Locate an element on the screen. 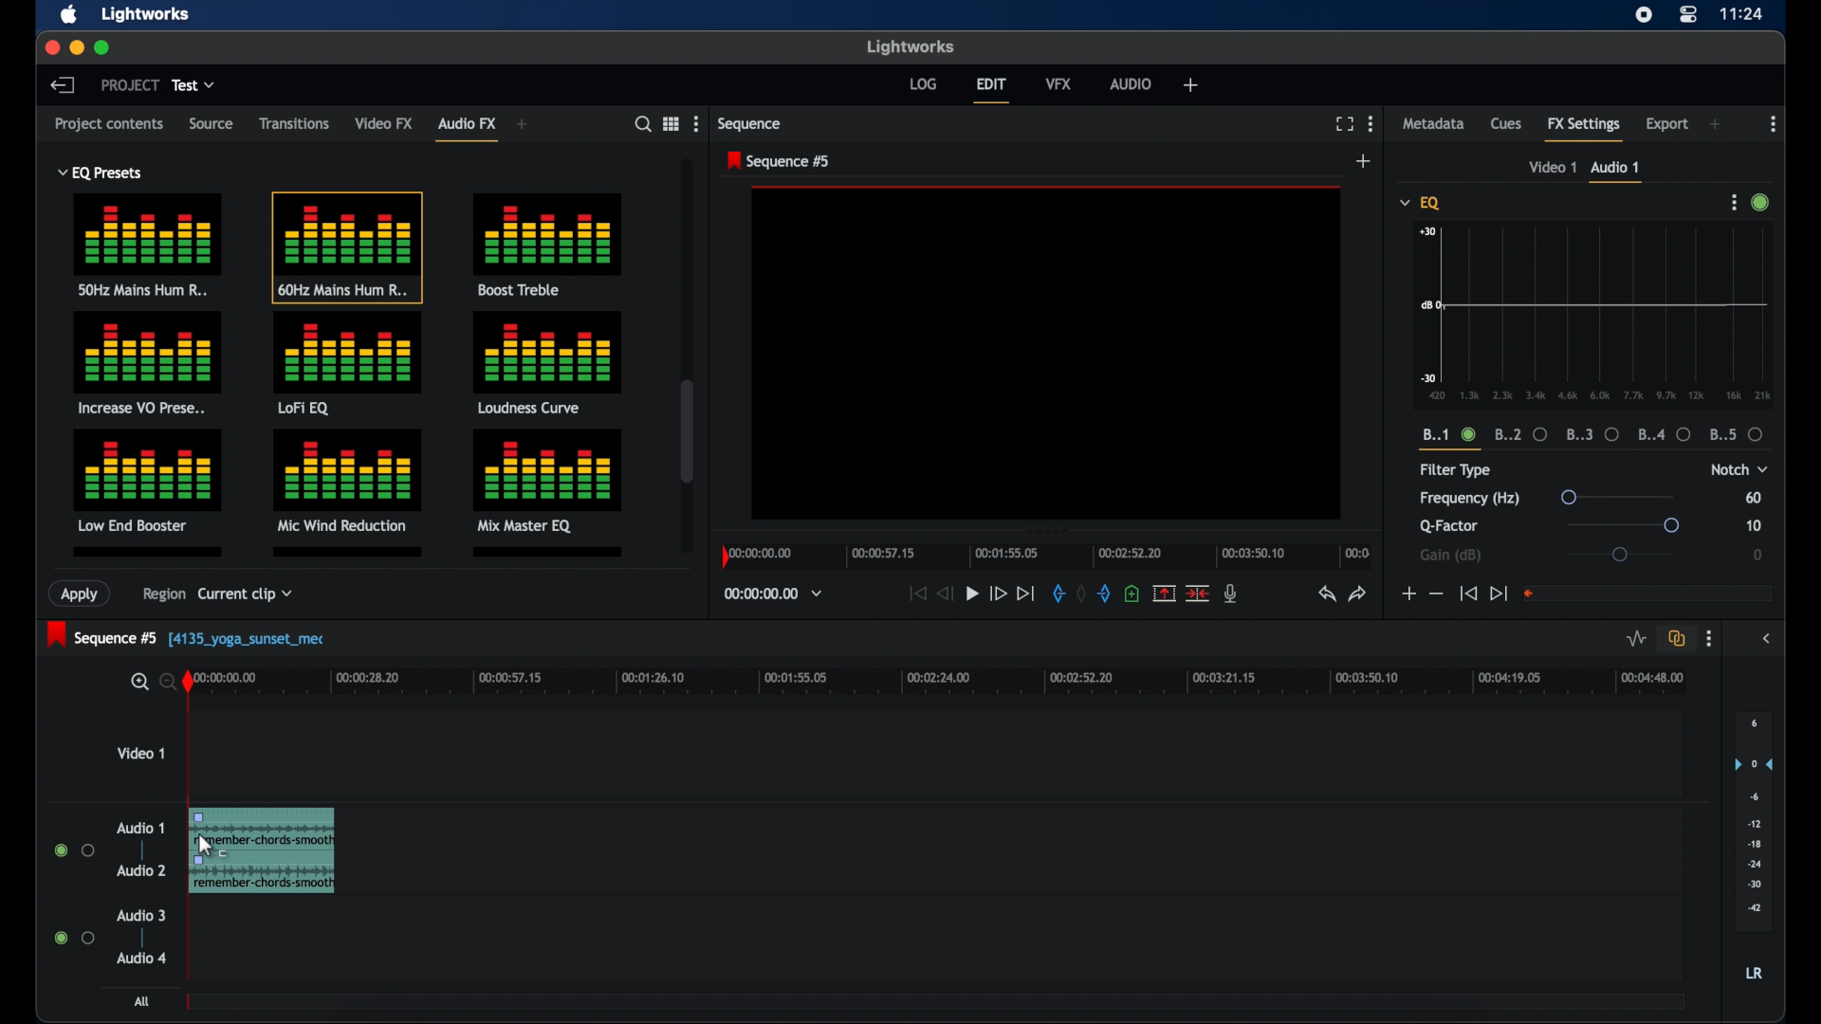 Image resolution: width=1821 pixels, height=1024 pixels. metadata is located at coordinates (1434, 122).